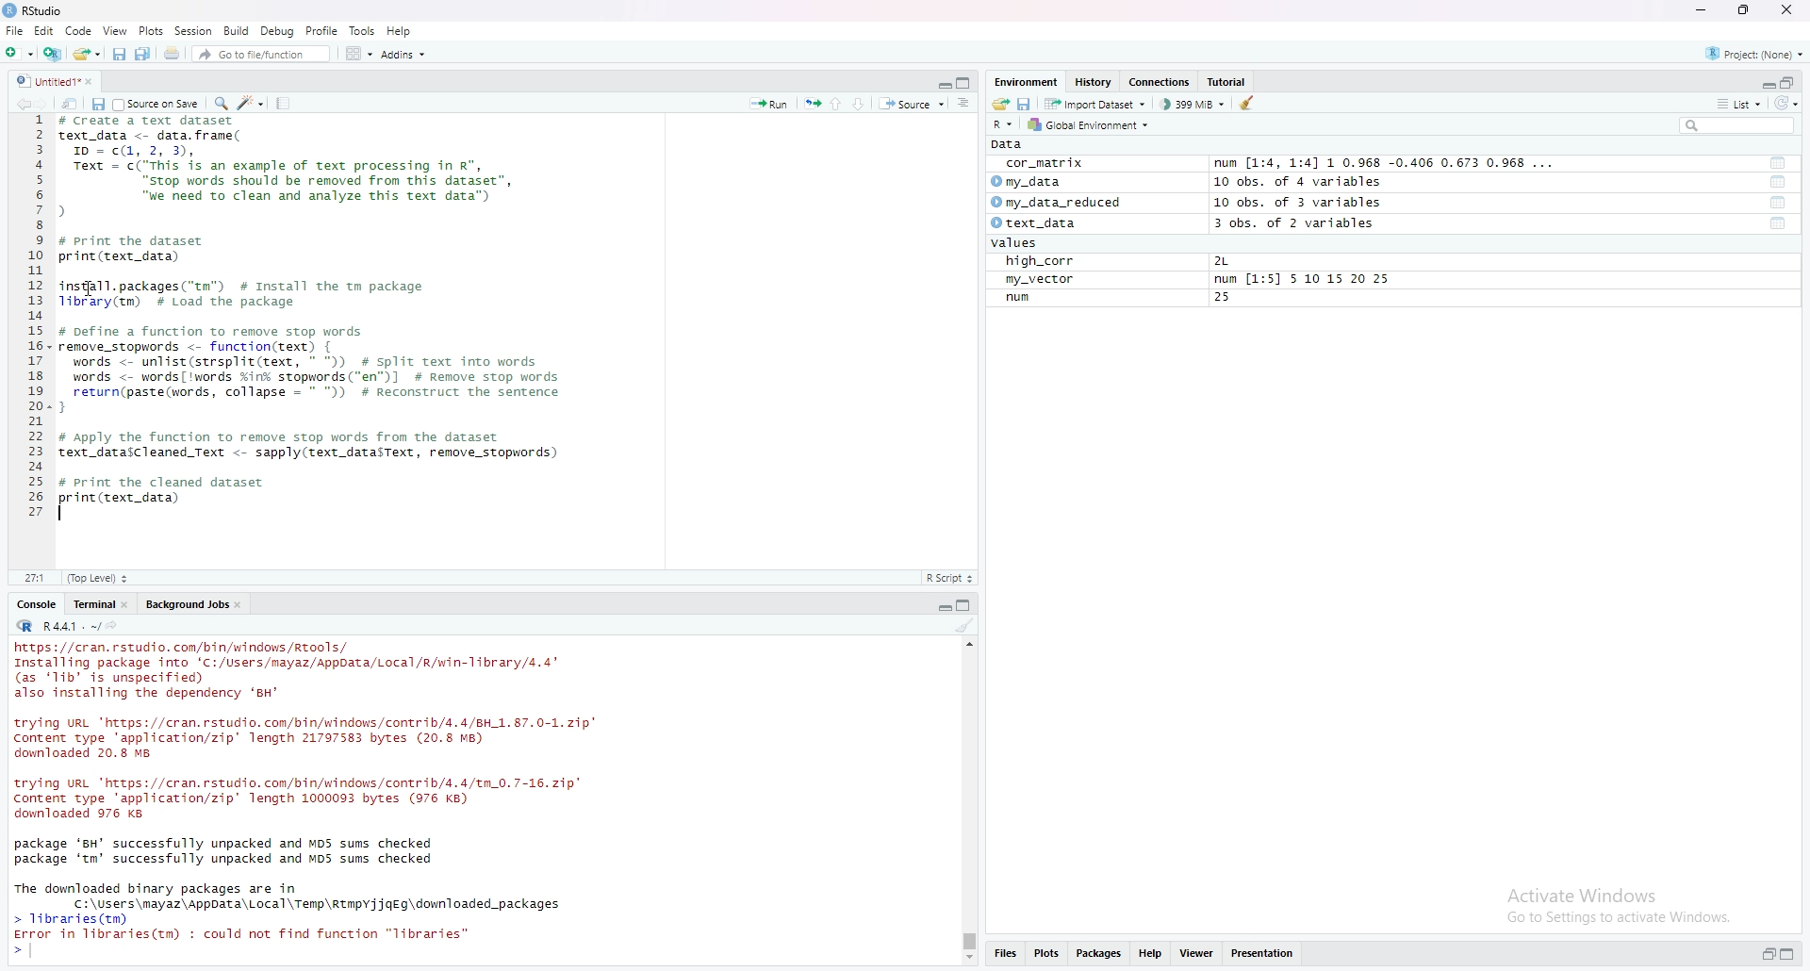 This screenshot has width=1810, height=971. What do you see at coordinates (286, 102) in the screenshot?
I see `compile report` at bounding box center [286, 102].